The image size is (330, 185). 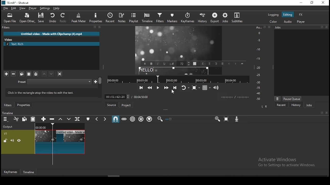 I want to click on properties, so click(x=23, y=105).